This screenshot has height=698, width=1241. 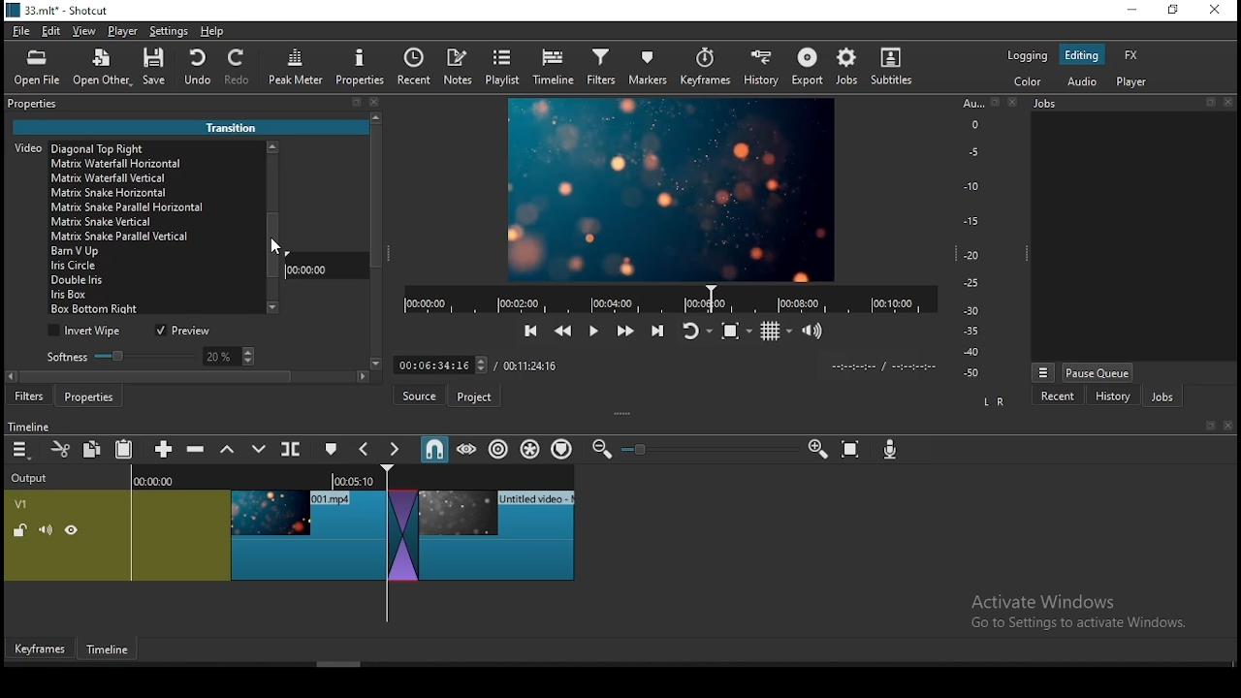 I want to click on menu, so click(x=20, y=450).